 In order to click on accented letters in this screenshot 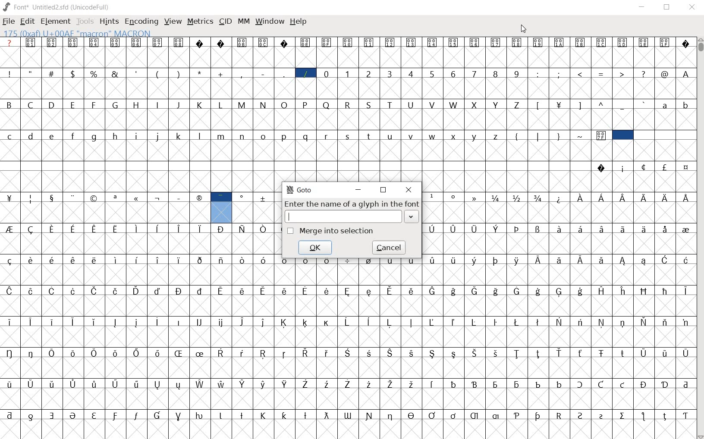, I will do `click(211, 394)`.